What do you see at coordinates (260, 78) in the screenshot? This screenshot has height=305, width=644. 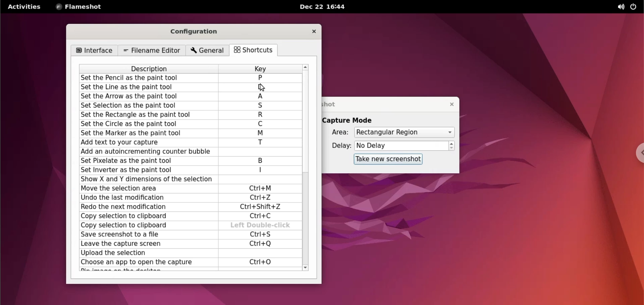 I see `P` at bounding box center [260, 78].